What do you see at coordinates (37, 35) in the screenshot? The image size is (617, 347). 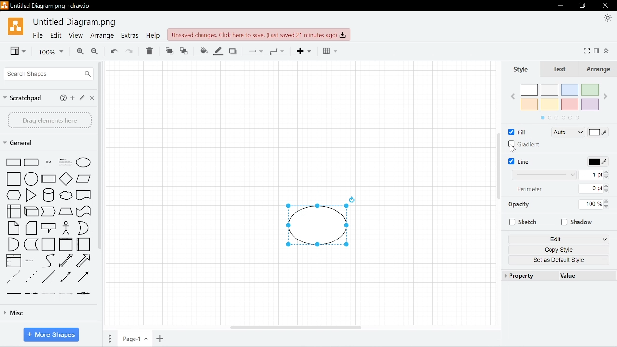 I see `File` at bounding box center [37, 35].